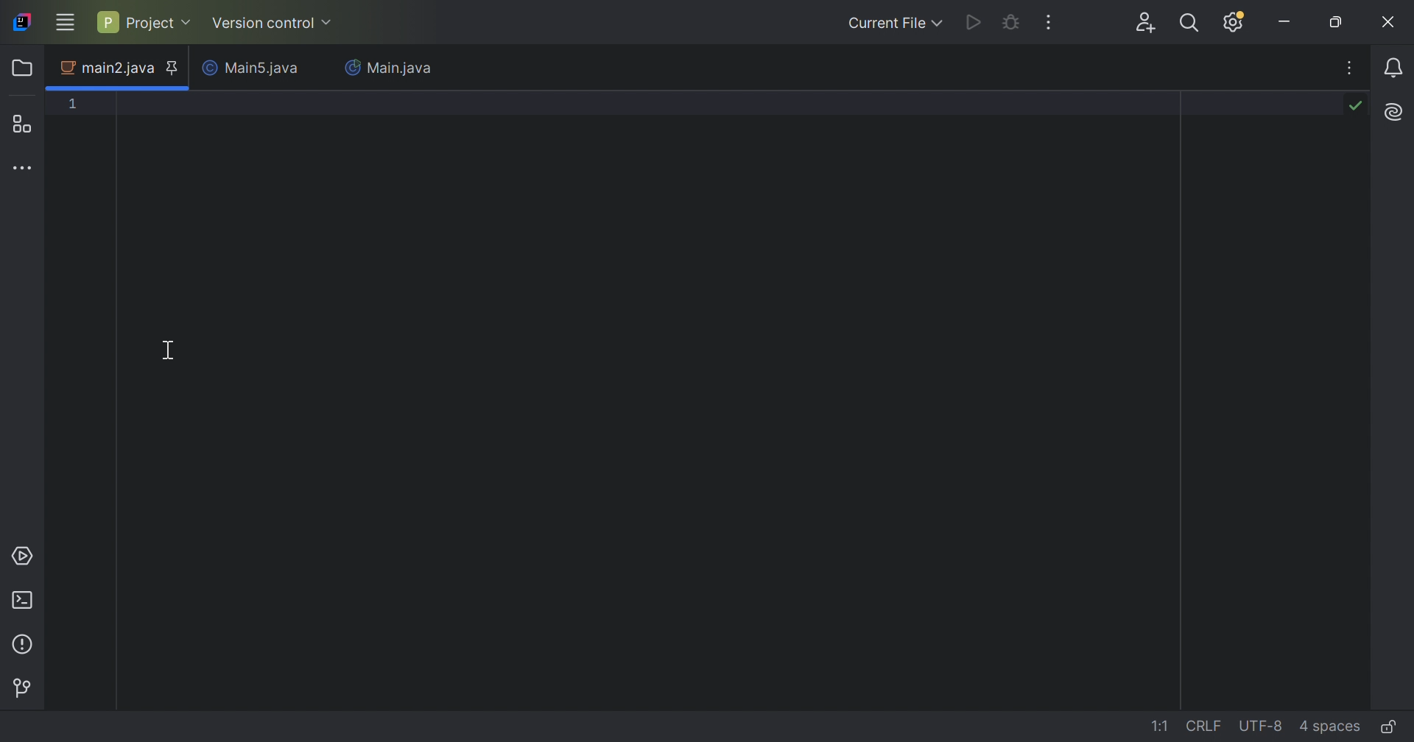 The image size is (1414, 742). Describe the element at coordinates (895, 22) in the screenshot. I see `Current file` at that location.